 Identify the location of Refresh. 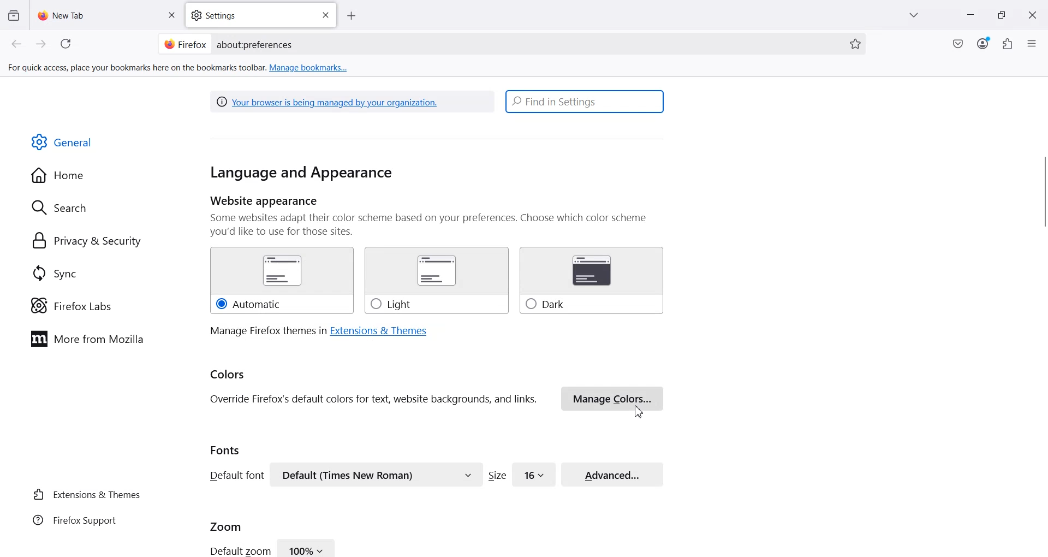
(68, 44).